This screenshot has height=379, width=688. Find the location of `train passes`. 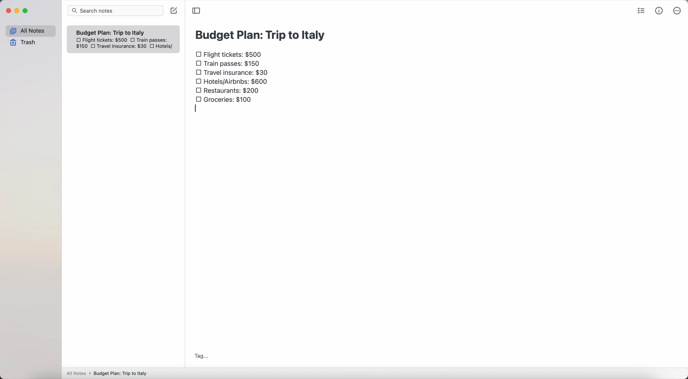

train passes is located at coordinates (152, 39).